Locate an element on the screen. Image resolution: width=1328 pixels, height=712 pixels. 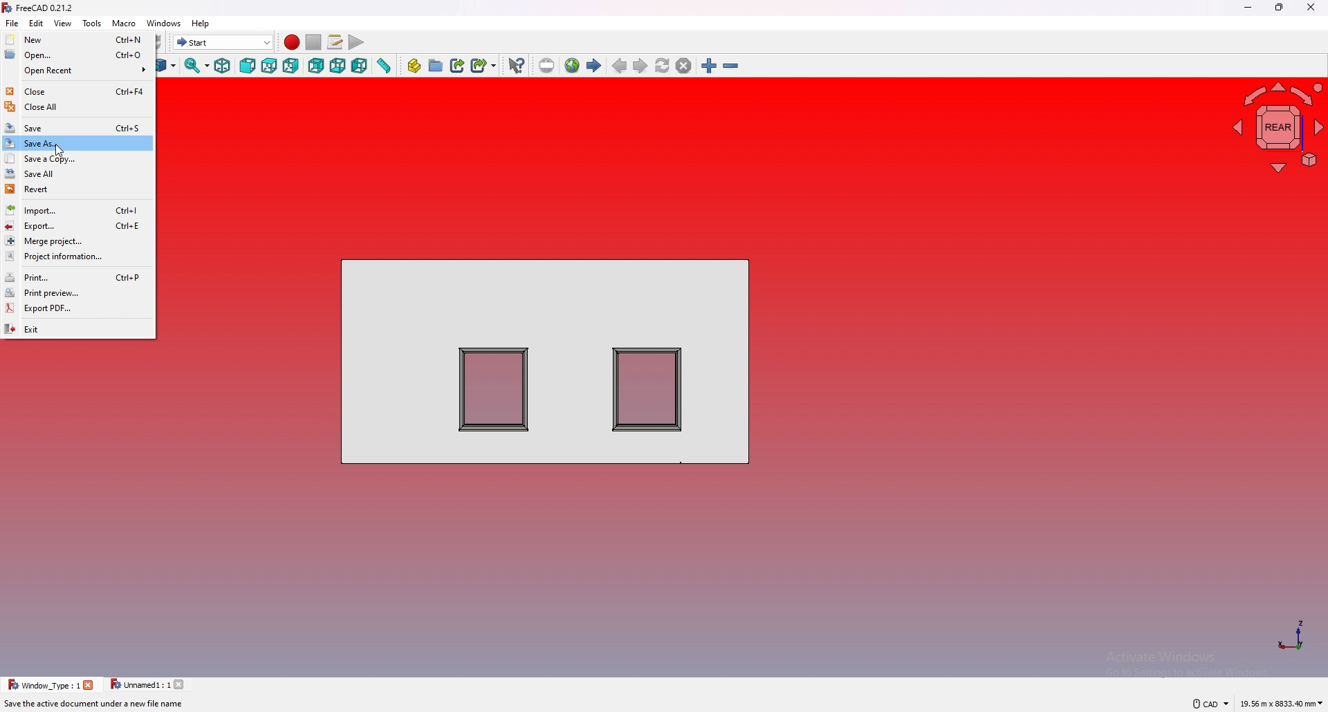
create link is located at coordinates (458, 66).